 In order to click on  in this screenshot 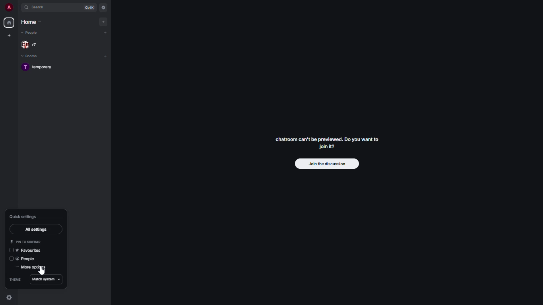, I will do `click(37, 229)`.